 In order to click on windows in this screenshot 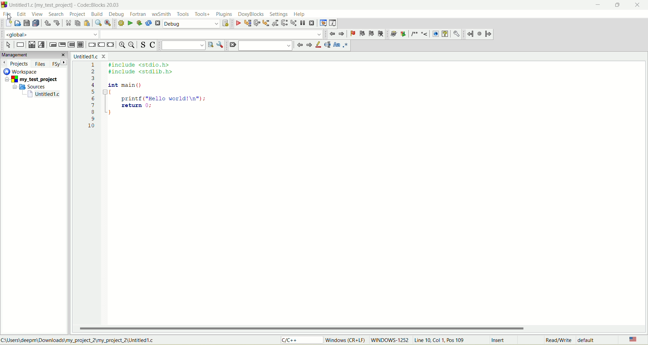, I will do `click(347, 340)`.